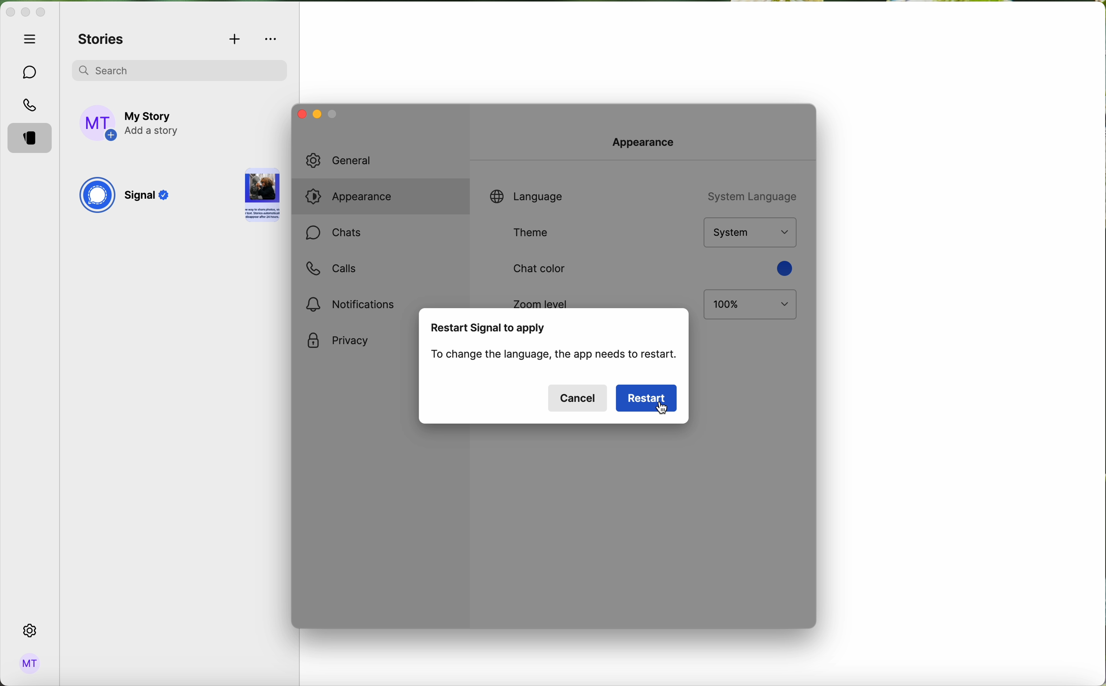 The image size is (1106, 686). What do you see at coordinates (272, 39) in the screenshot?
I see `more options` at bounding box center [272, 39].